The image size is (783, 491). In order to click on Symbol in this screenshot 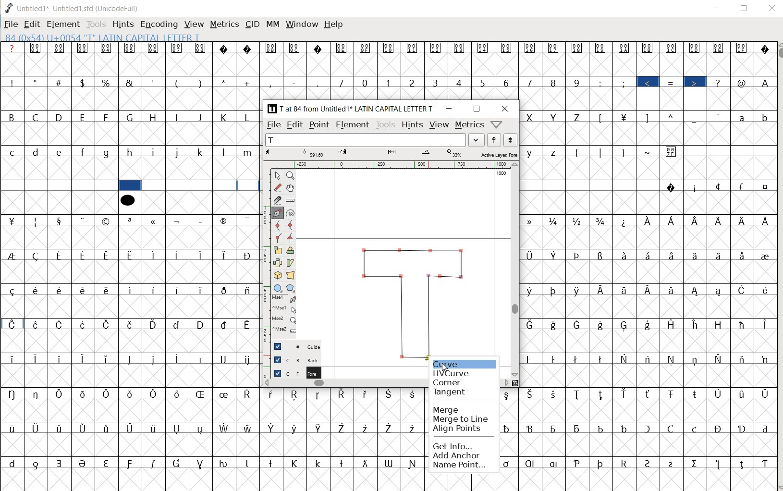, I will do `click(13, 393)`.